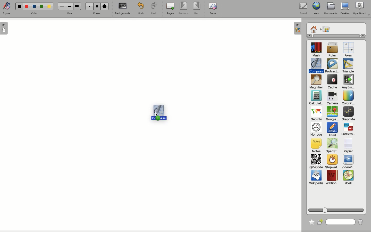  I want to click on Html, so click(332, 130).